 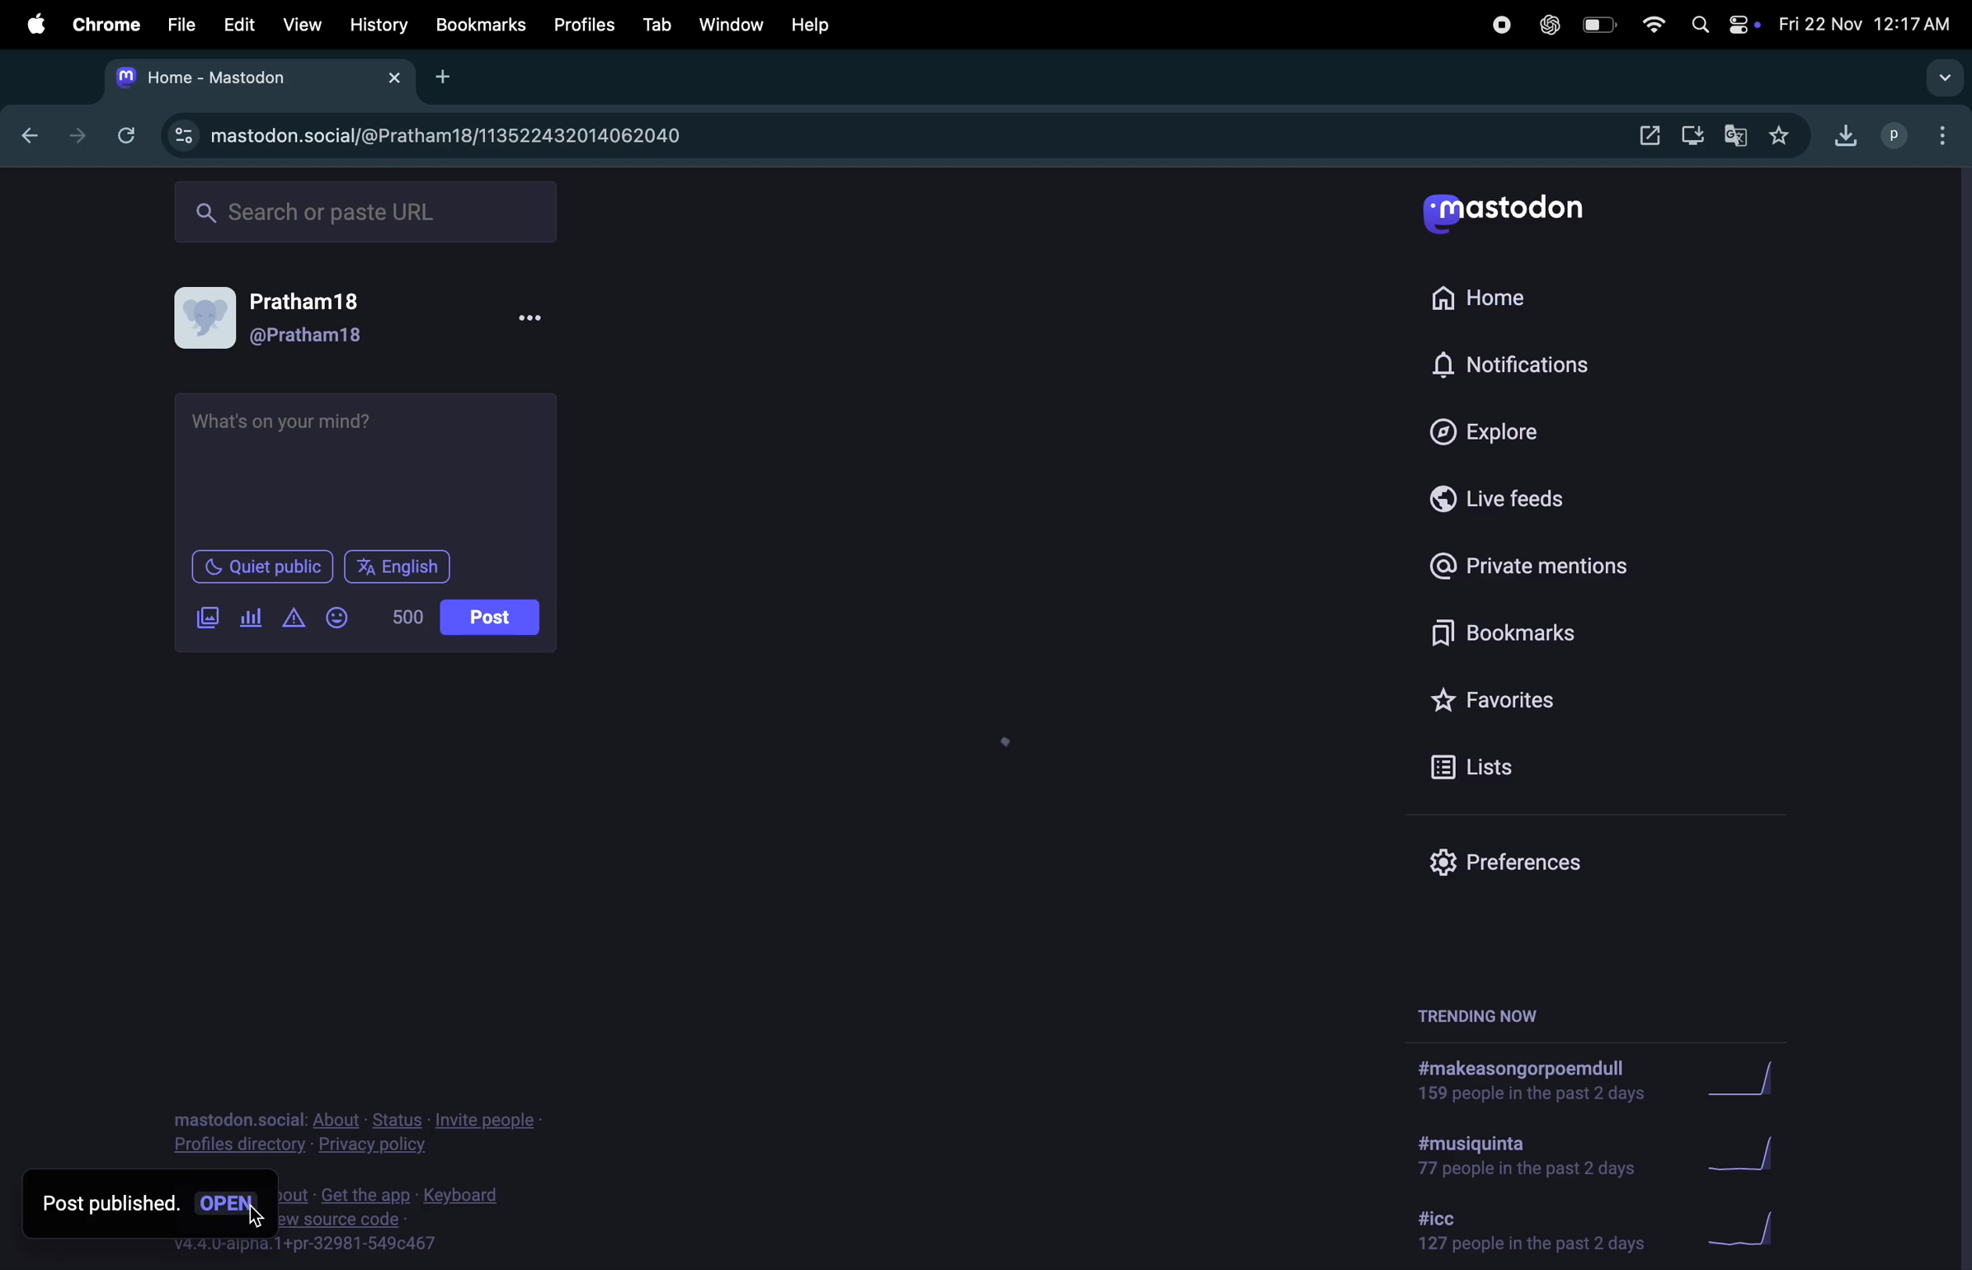 I want to click on hashtag, so click(x=1527, y=1231).